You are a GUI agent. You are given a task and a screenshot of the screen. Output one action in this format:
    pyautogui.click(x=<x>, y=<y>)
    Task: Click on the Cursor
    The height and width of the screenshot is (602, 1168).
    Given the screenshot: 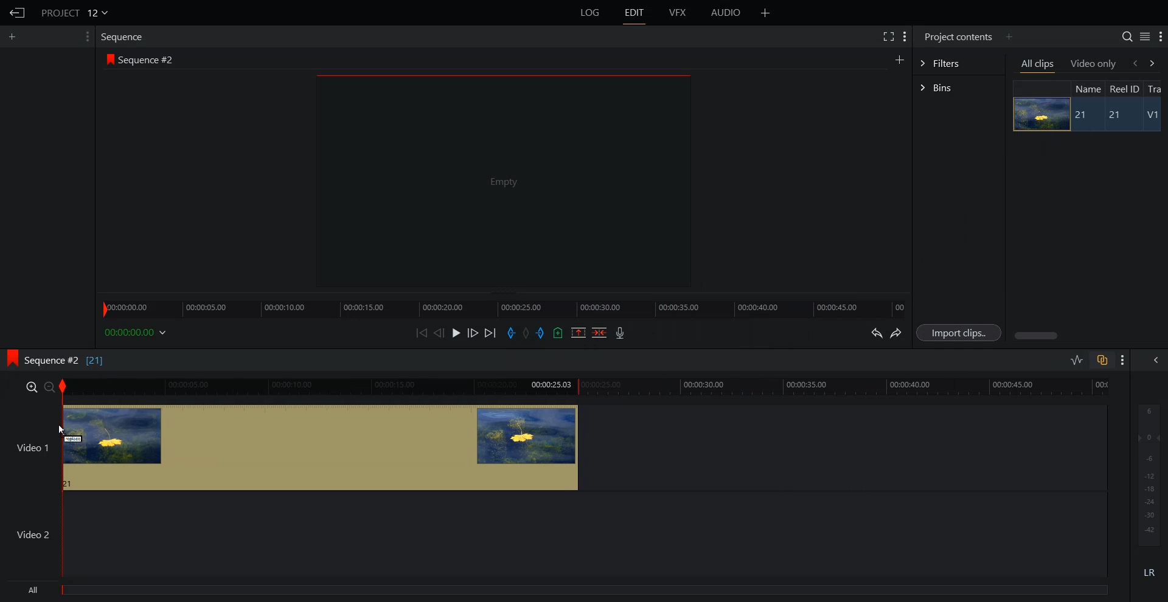 What is the action you would take?
    pyautogui.click(x=63, y=432)
    